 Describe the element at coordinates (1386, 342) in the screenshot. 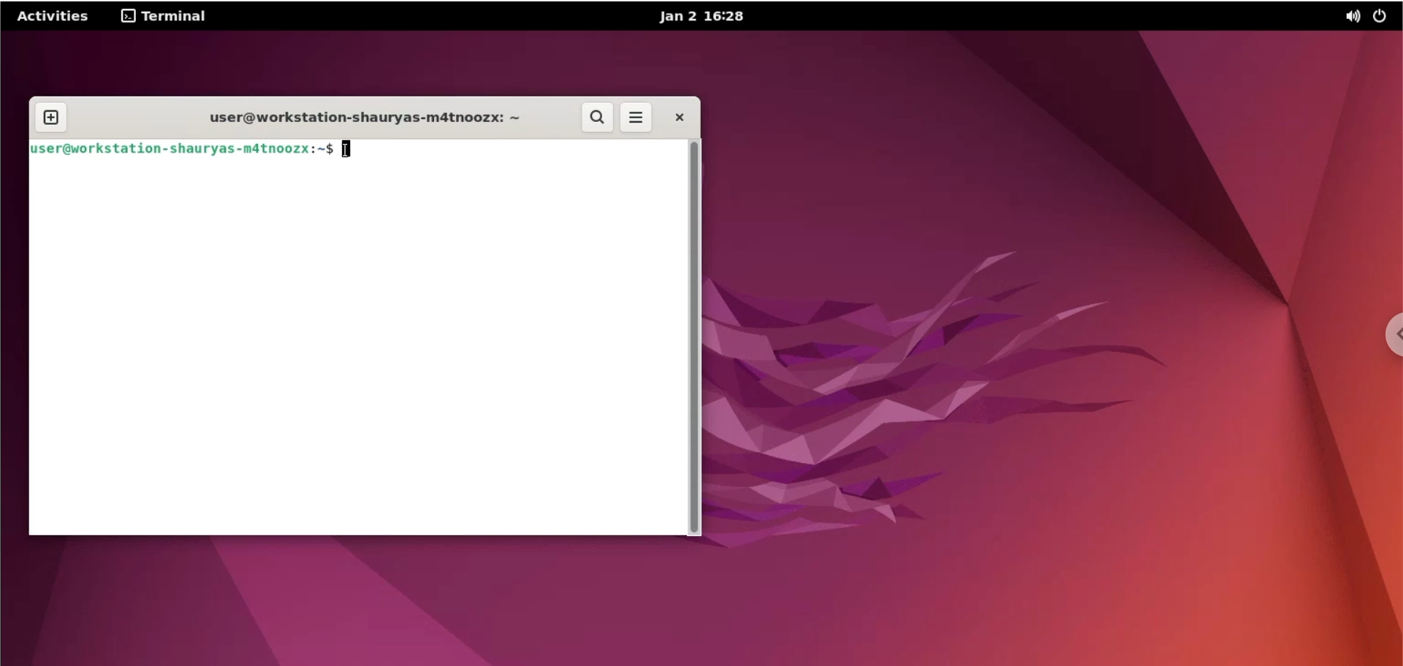

I see `chrome options` at that location.